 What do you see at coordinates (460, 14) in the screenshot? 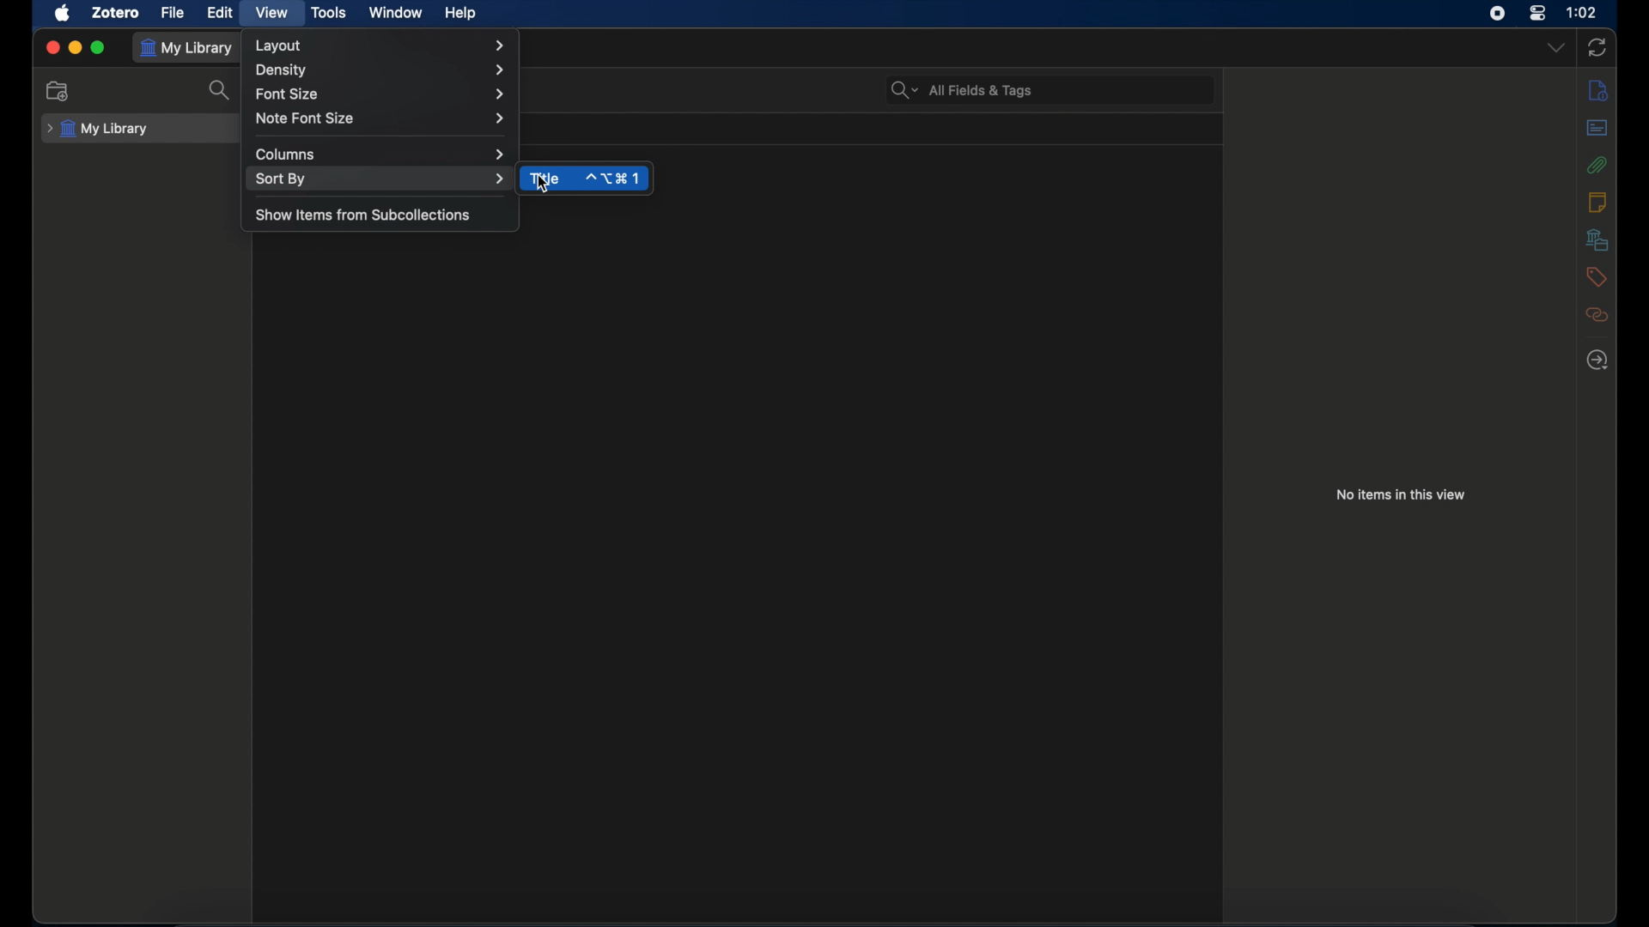
I see `help` at bounding box center [460, 14].